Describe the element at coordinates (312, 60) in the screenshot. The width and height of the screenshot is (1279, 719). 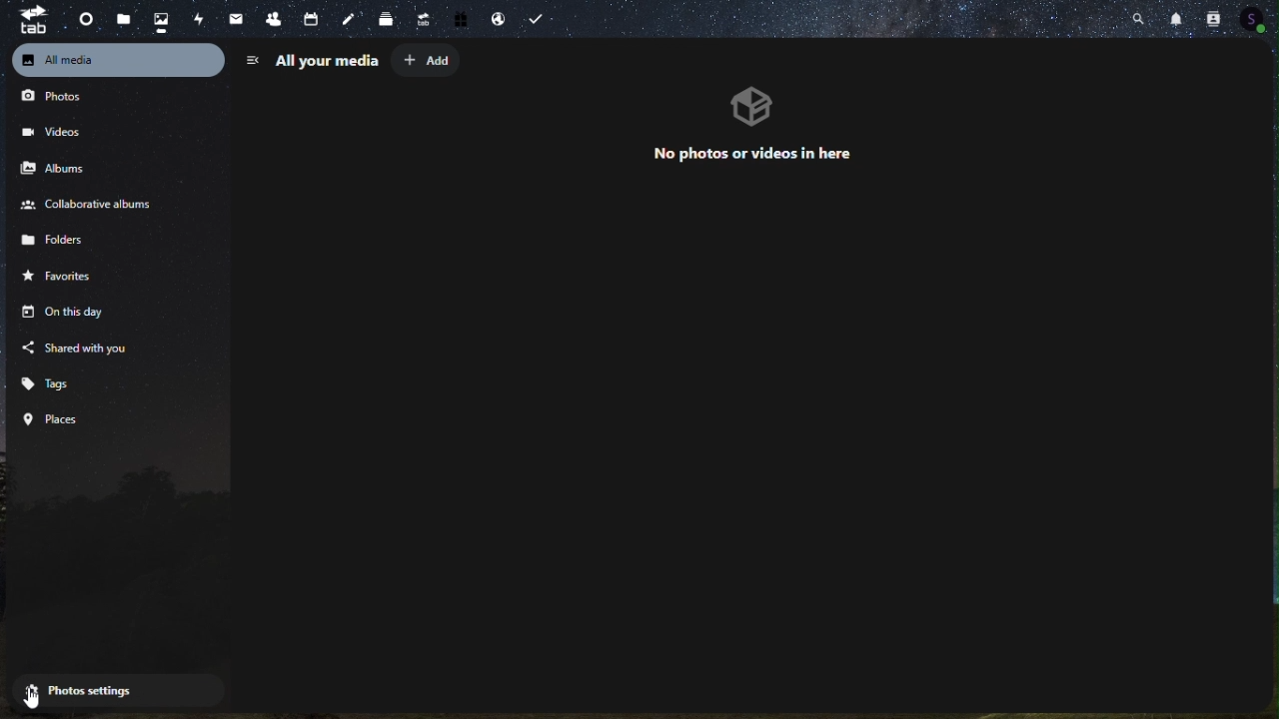
I see `All your media` at that location.